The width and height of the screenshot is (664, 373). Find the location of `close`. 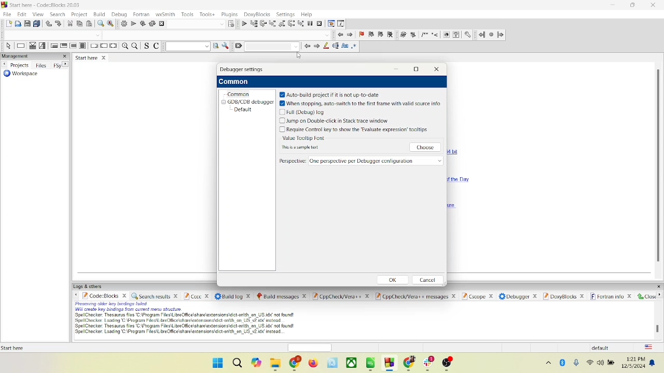

close is located at coordinates (439, 70).